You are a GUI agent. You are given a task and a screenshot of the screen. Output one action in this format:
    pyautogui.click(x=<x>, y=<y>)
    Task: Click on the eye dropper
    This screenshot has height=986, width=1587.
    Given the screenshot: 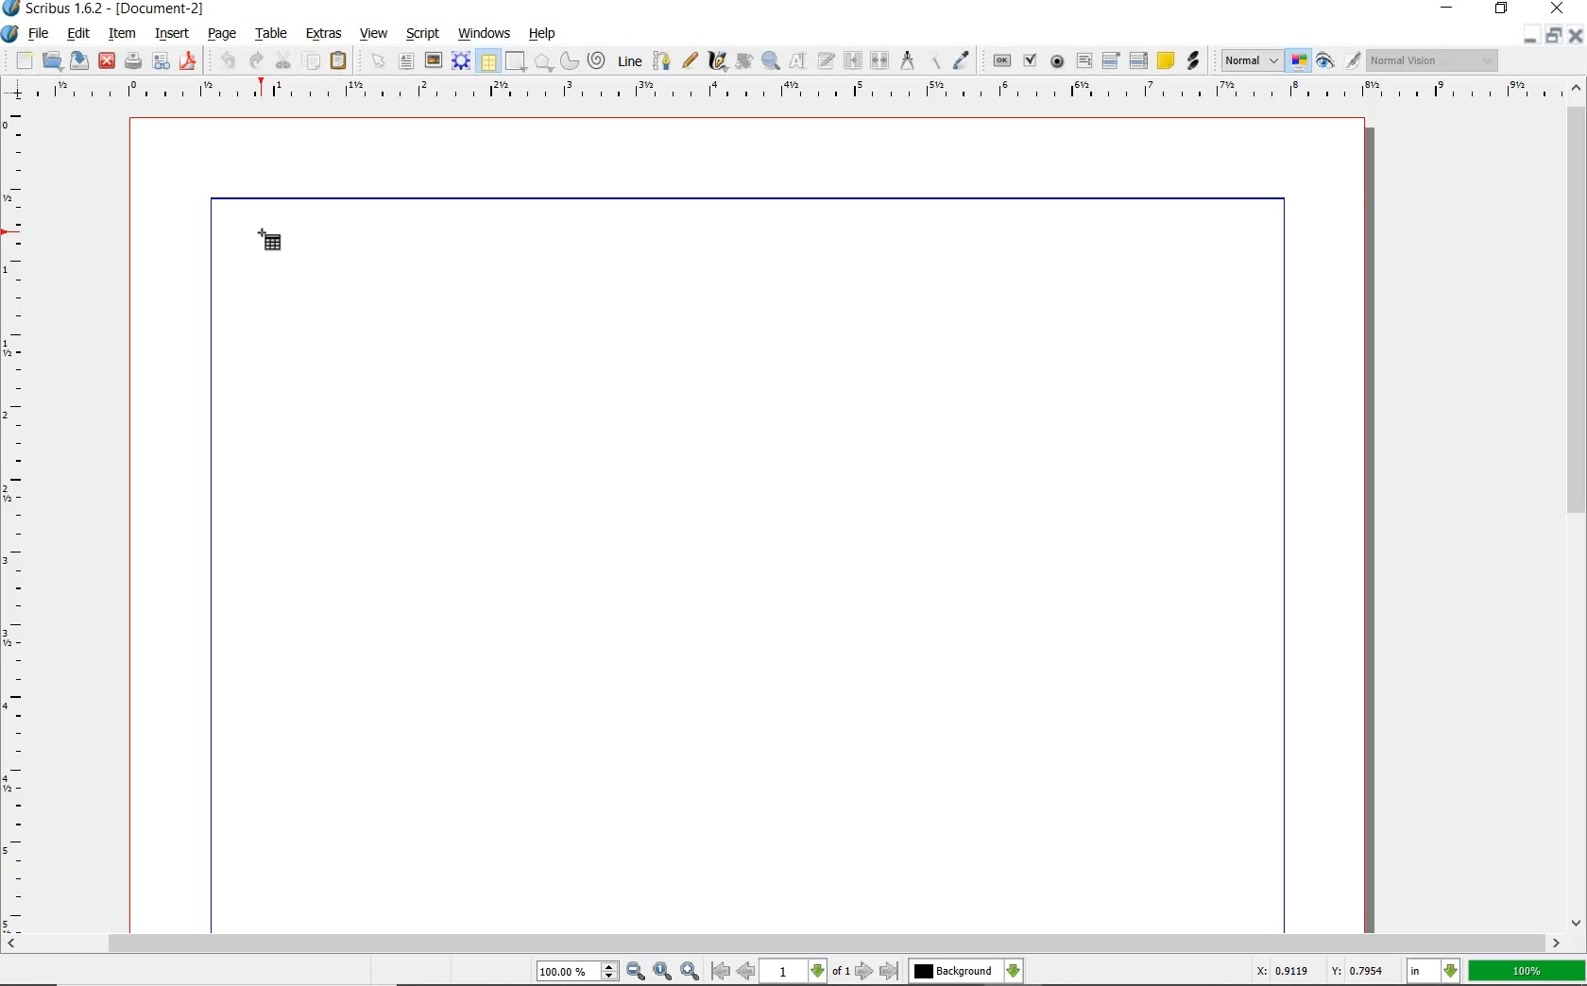 What is the action you would take?
    pyautogui.click(x=961, y=59)
    